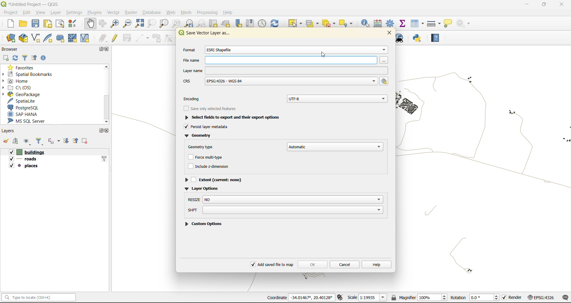 Image resolution: width=571 pixels, height=303 pixels. What do you see at coordinates (251, 23) in the screenshot?
I see `show spatial bookmark` at bounding box center [251, 23].